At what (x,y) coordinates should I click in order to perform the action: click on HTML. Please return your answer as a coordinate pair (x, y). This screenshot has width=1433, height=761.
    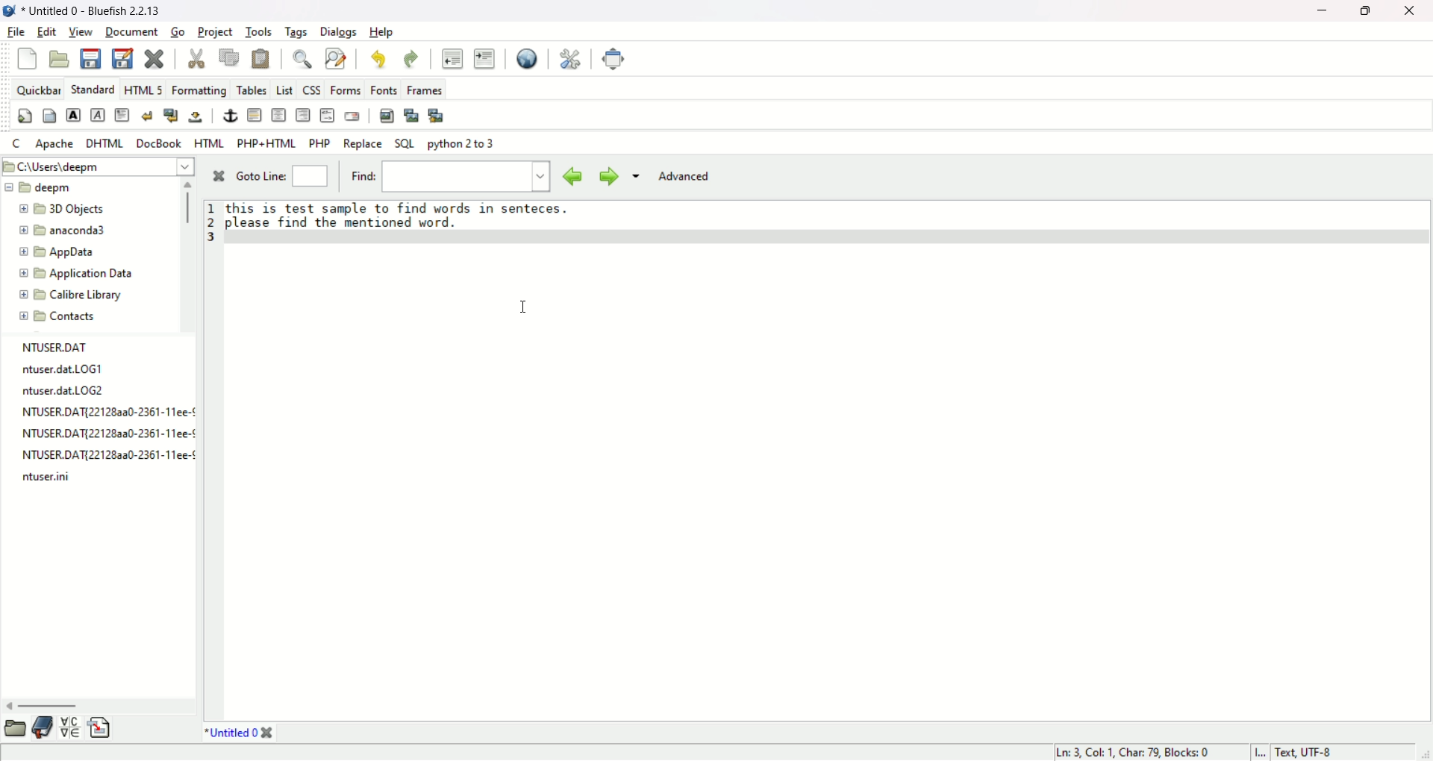
    Looking at the image, I should click on (208, 141).